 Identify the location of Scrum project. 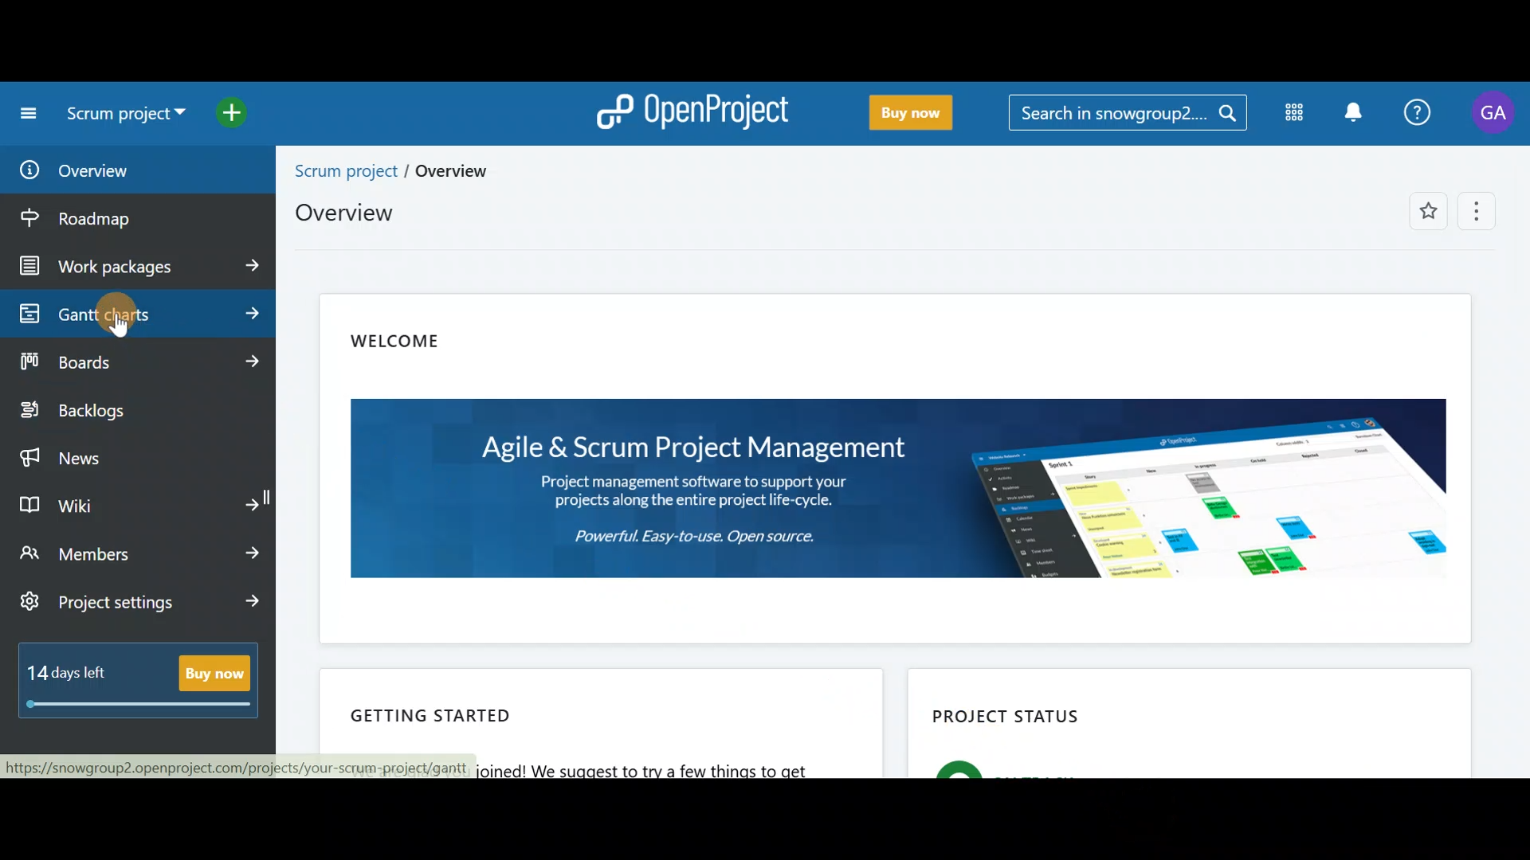
(340, 169).